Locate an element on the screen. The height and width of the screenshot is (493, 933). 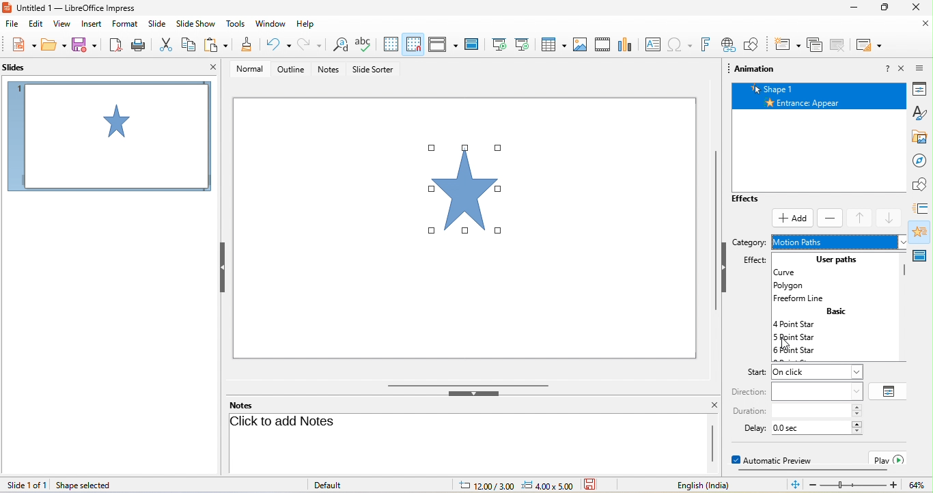
selected diagram is located at coordinates (471, 192).